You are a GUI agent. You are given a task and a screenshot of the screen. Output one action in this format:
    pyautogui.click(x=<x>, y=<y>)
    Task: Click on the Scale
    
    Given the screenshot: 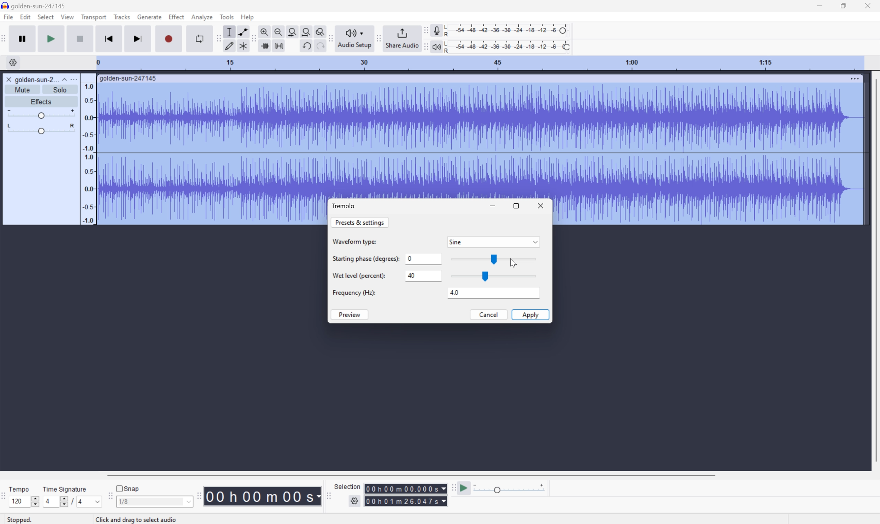 What is the action you would take?
    pyautogui.click(x=479, y=63)
    